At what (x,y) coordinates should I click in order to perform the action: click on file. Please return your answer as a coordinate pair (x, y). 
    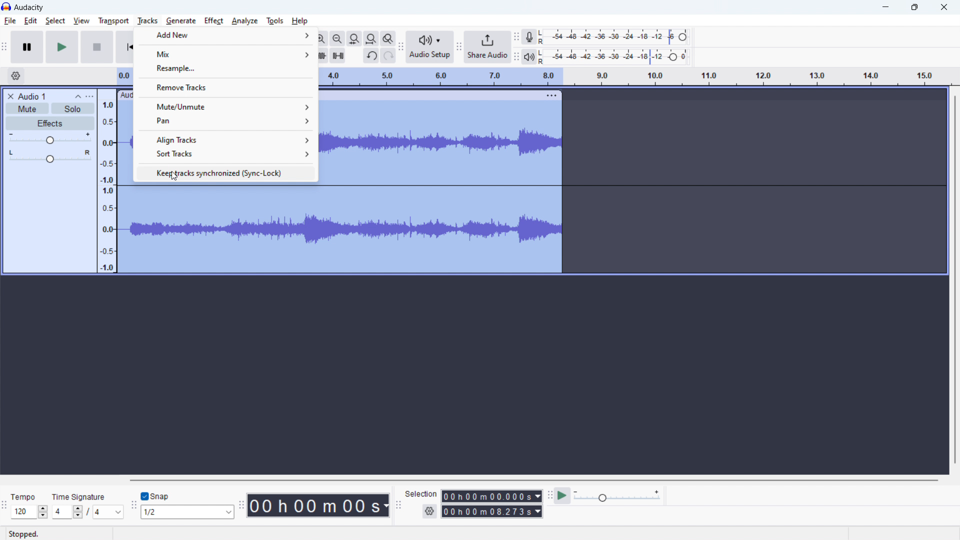
    Looking at the image, I should click on (9, 21).